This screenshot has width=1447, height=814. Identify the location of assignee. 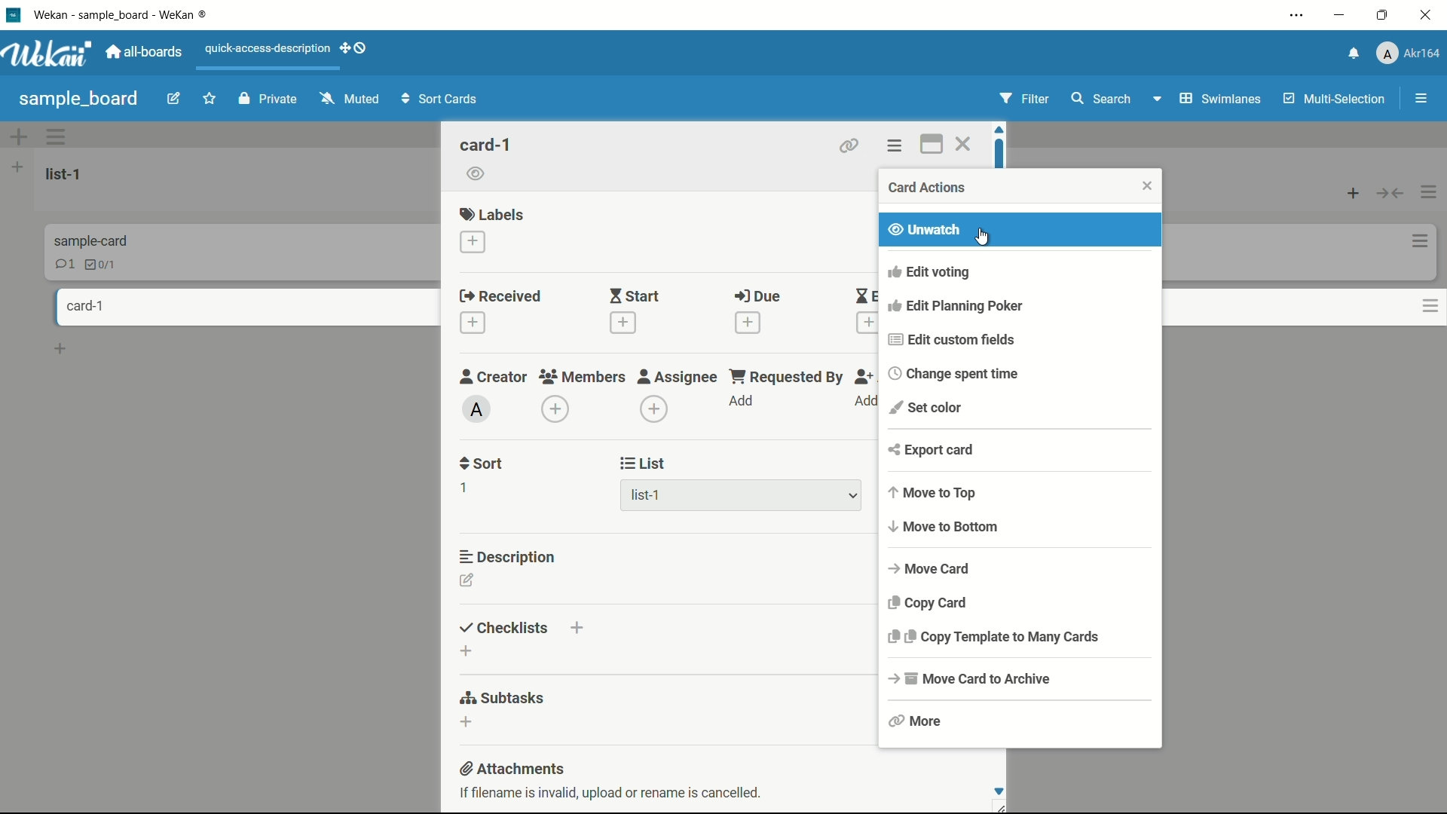
(679, 378).